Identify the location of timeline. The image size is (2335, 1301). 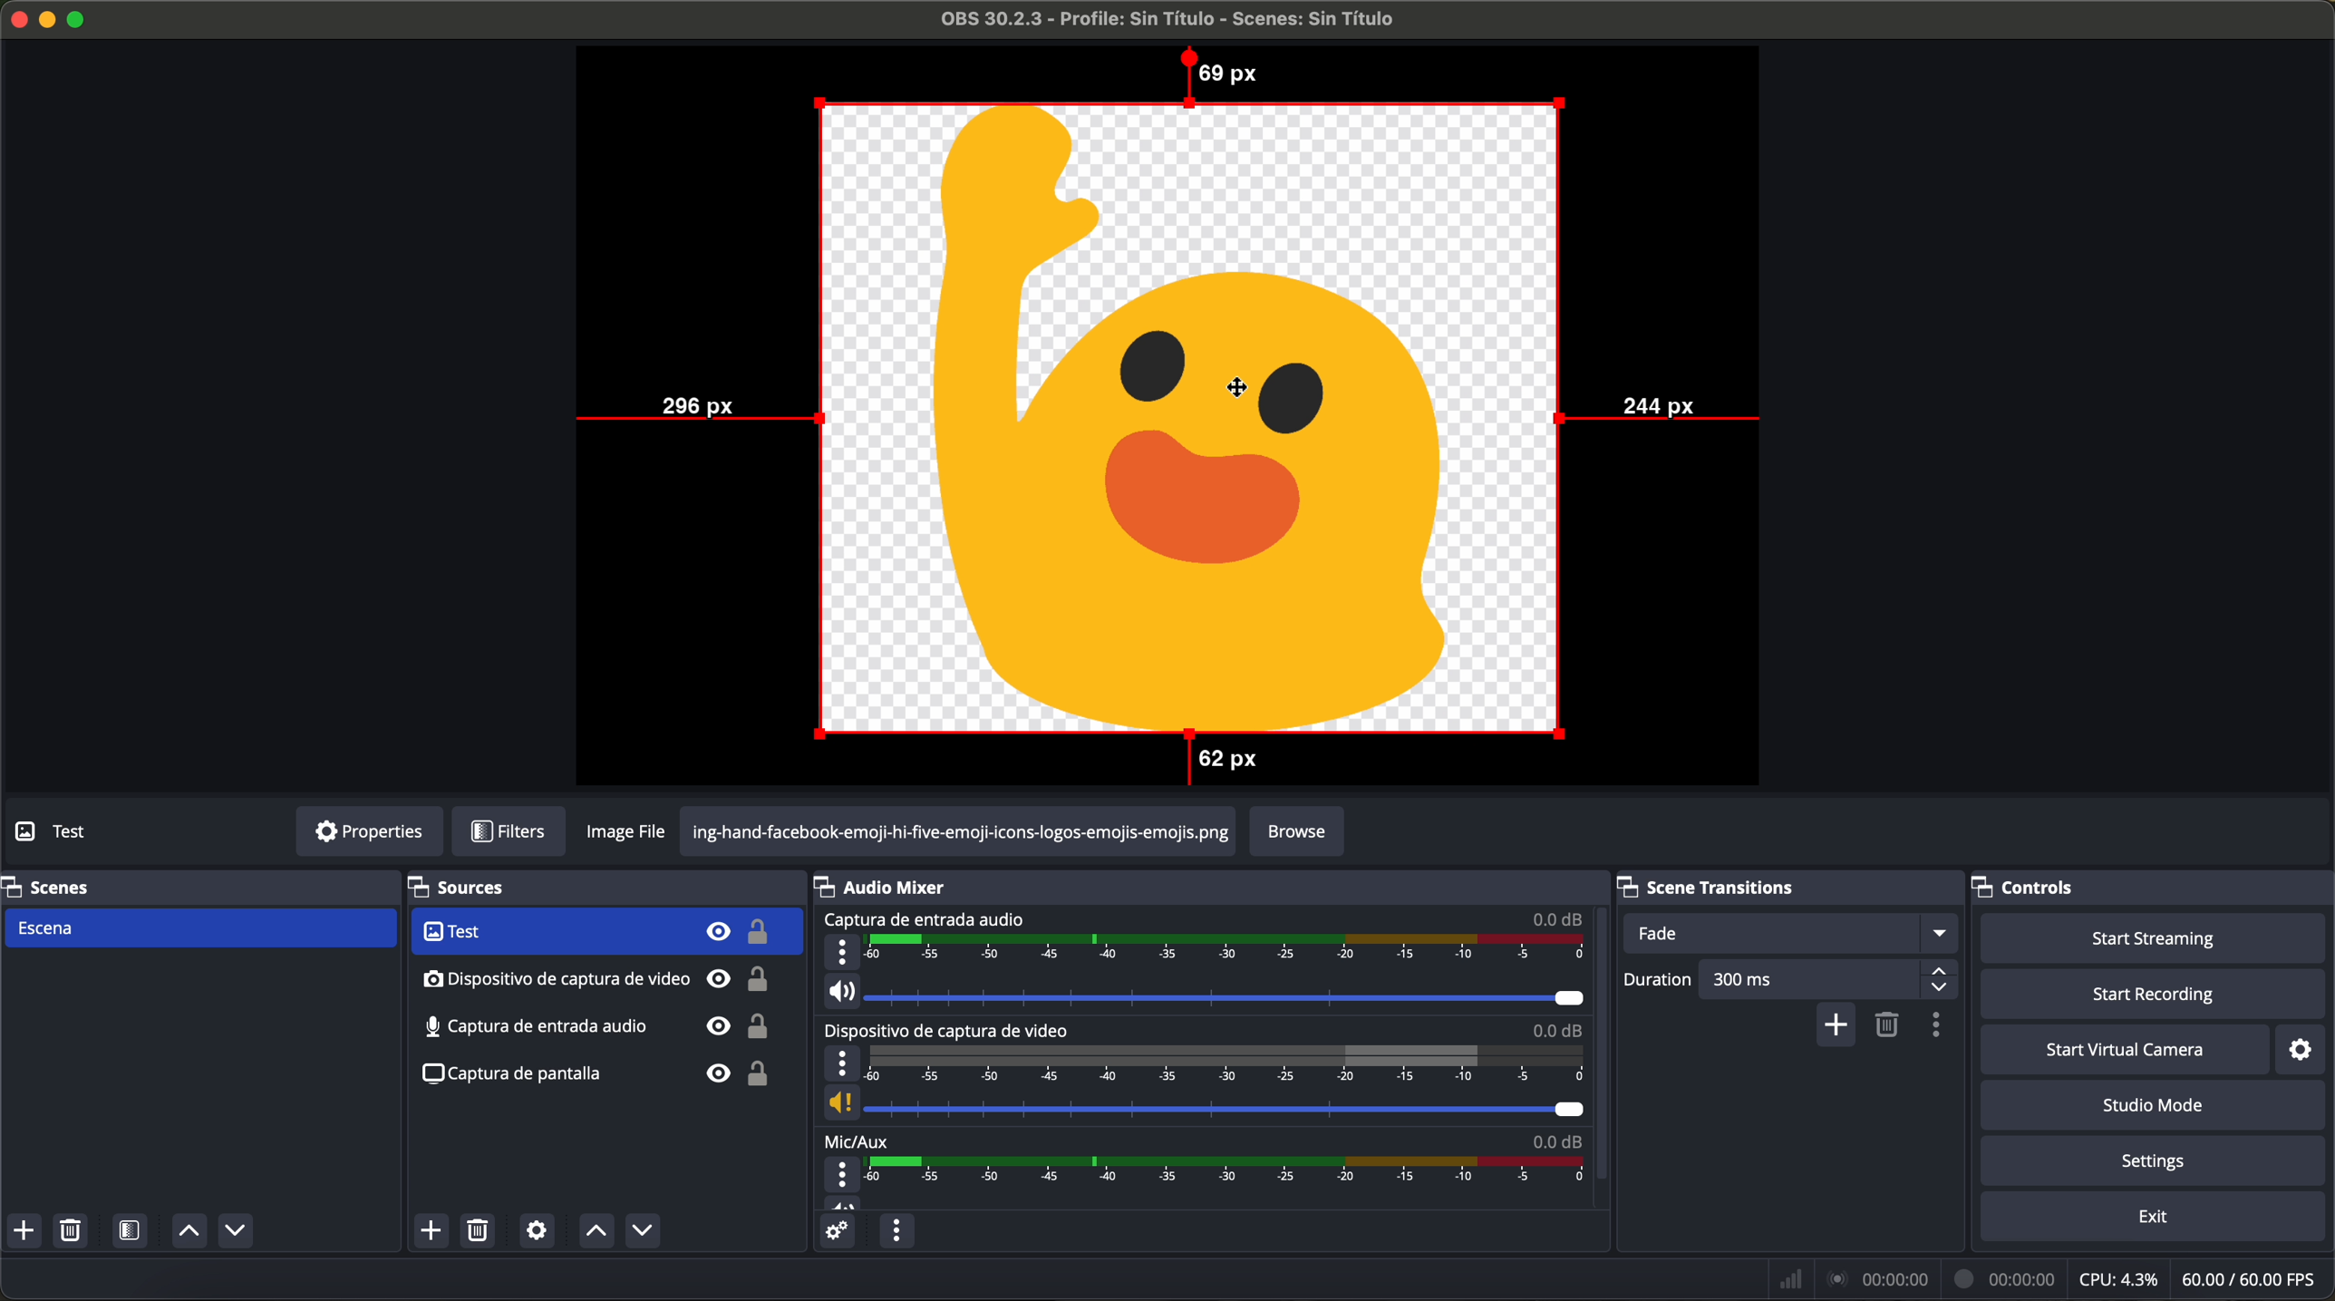
(1227, 950).